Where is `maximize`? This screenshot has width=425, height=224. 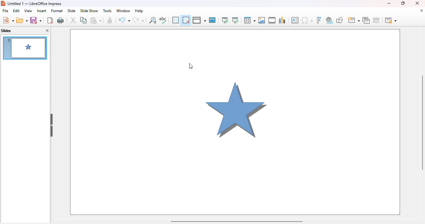 maximize is located at coordinates (403, 3).